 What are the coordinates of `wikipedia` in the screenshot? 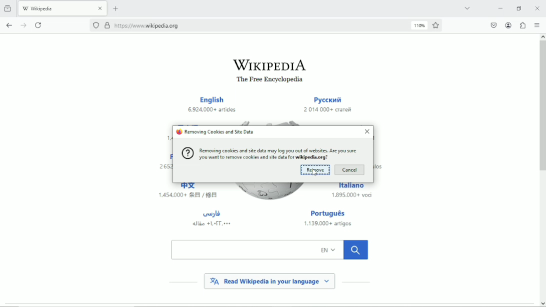 It's located at (269, 64).